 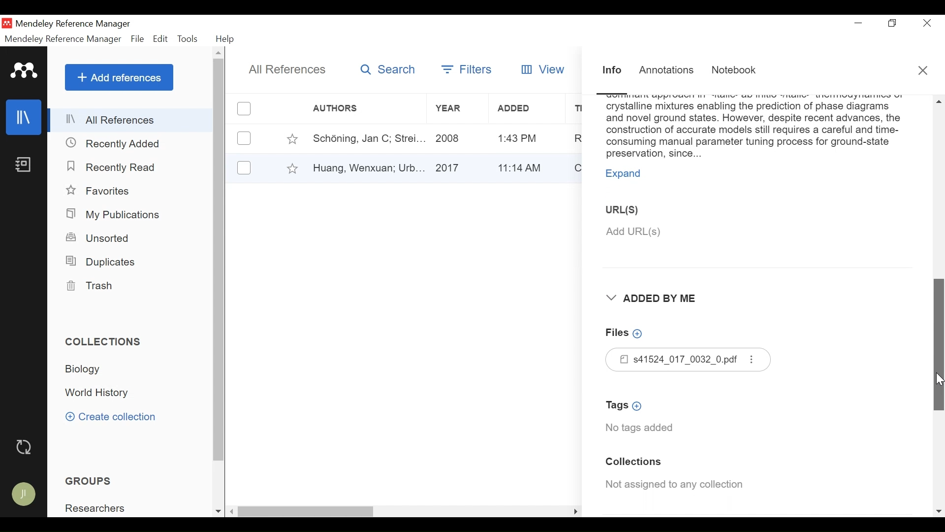 What do you see at coordinates (308, 512) in the screenshot?
I see `Vertical Scroll bar` at bounding box center [308, 512].